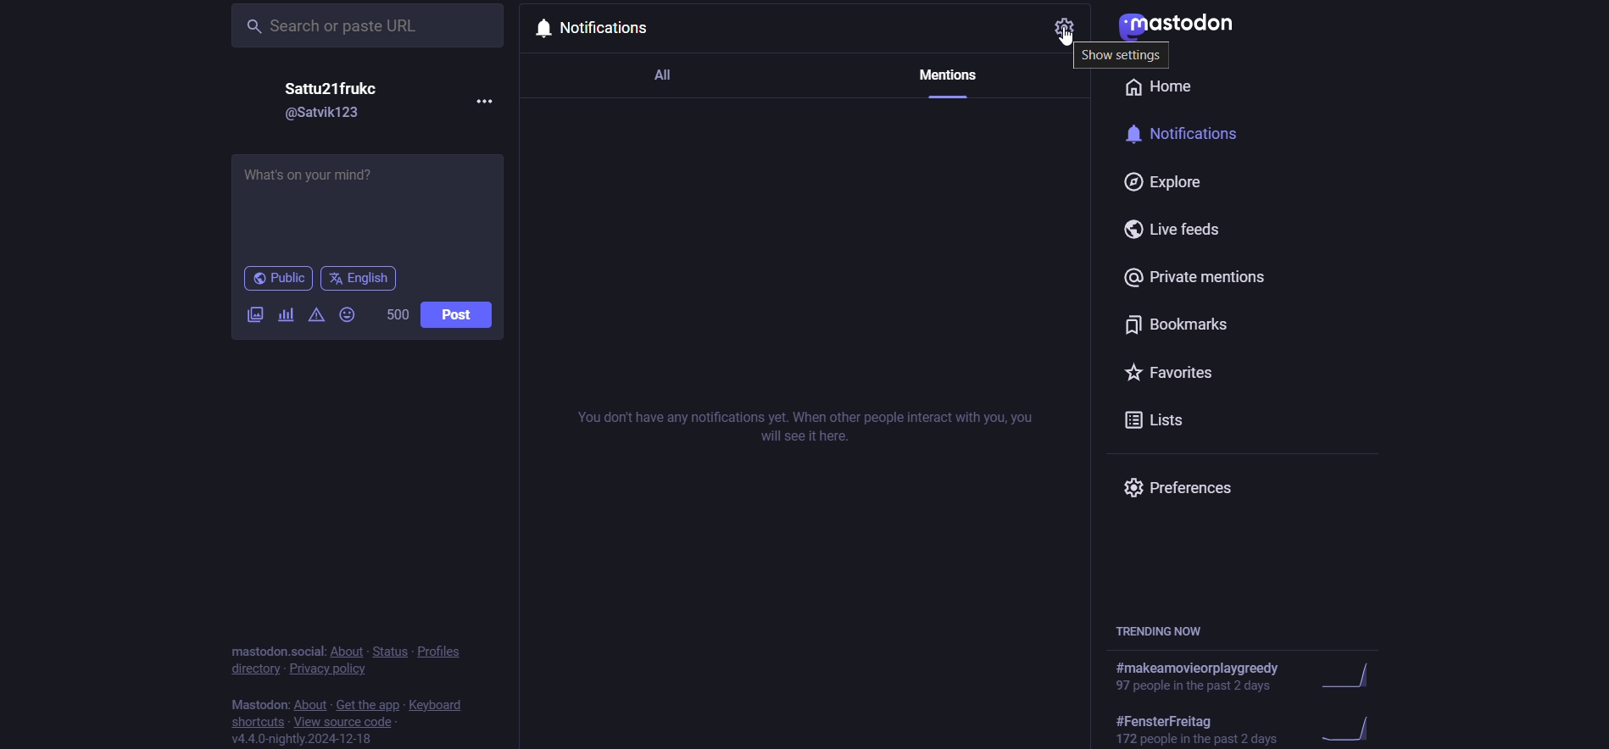 Image resolution: width=1609 pixels, height=749 pixels. Describe the element at coordinates (1161, 630) in the screenshot. I see `TRENDING NOW` at that location.